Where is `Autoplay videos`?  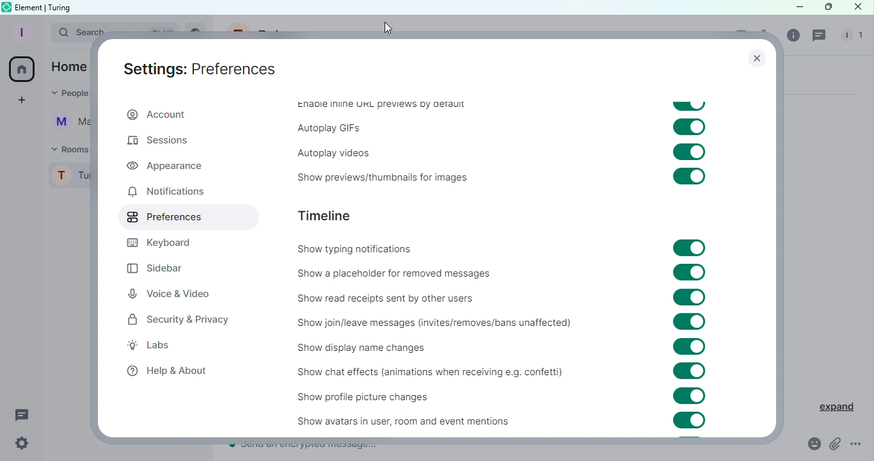 Autoplay videos is located at coordinates (327, 150).